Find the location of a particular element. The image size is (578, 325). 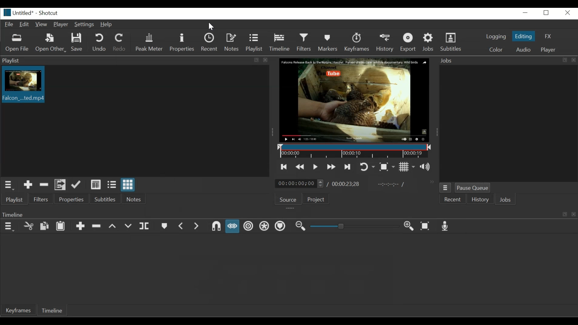

Player is located at coordinates (62, 25).